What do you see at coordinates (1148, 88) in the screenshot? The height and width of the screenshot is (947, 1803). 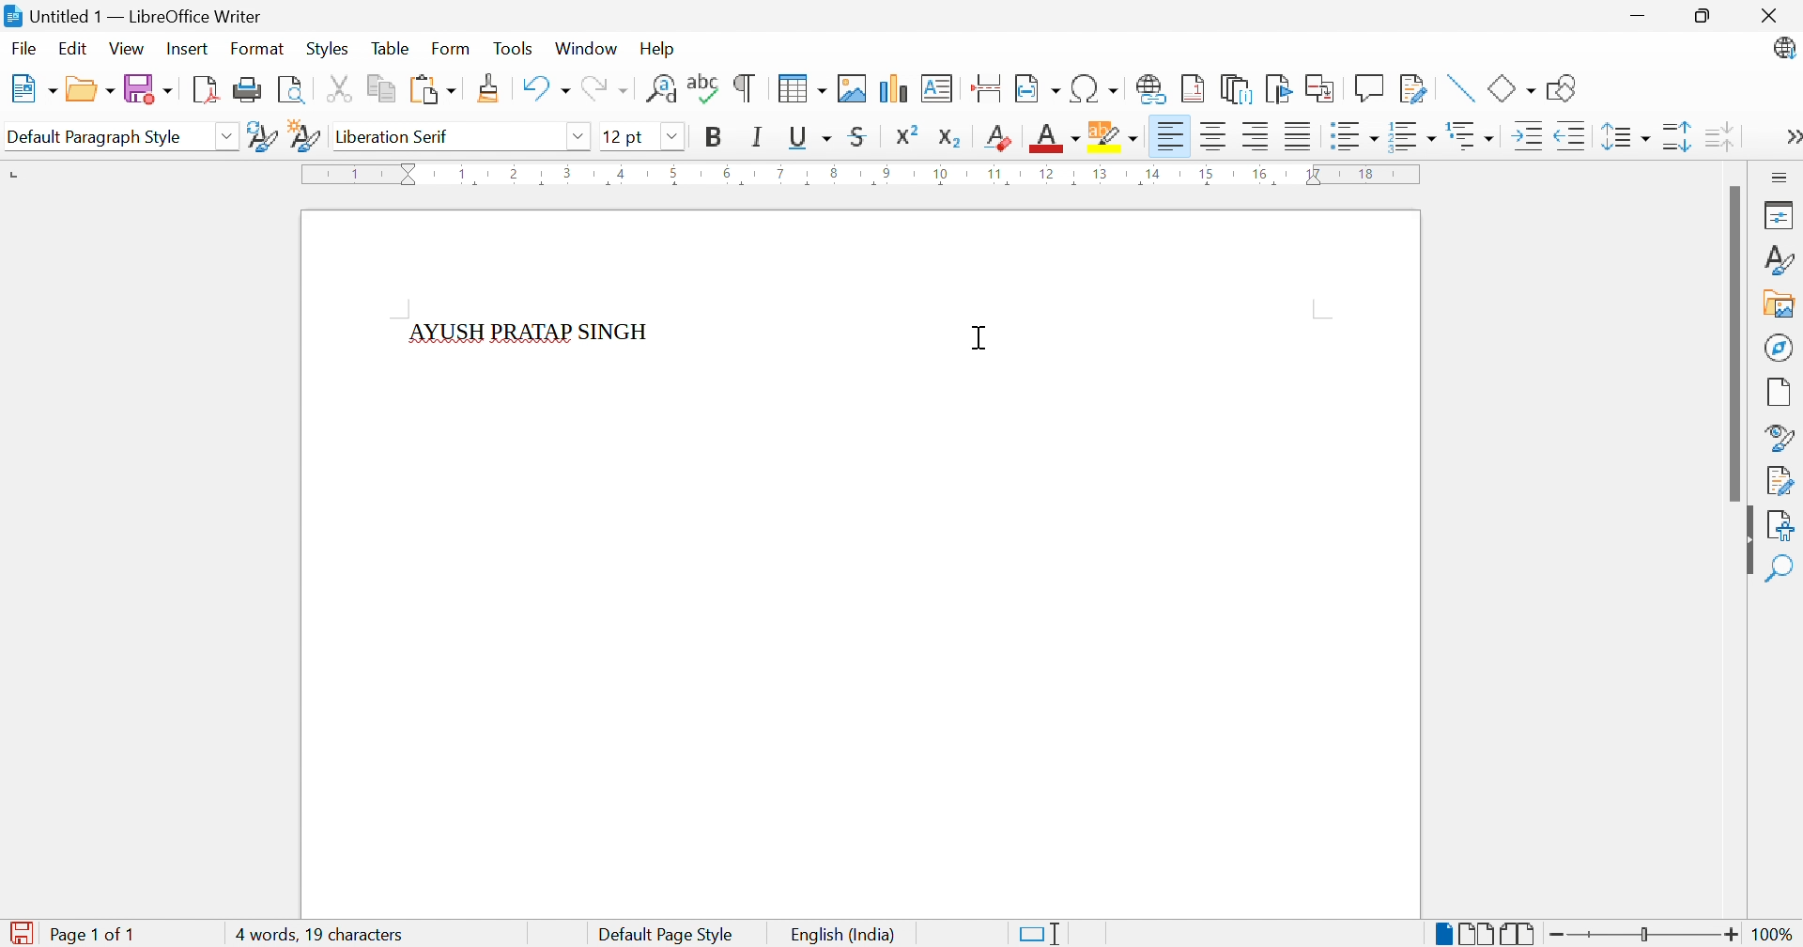 I see `Insert Hyperlink` at bounding box center [1148, 88].